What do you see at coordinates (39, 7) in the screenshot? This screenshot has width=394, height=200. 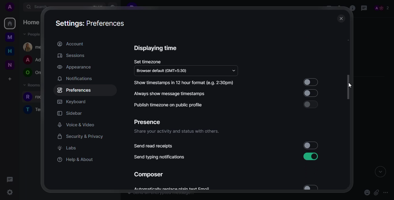 I see `search` at bounding box center [39, 7].